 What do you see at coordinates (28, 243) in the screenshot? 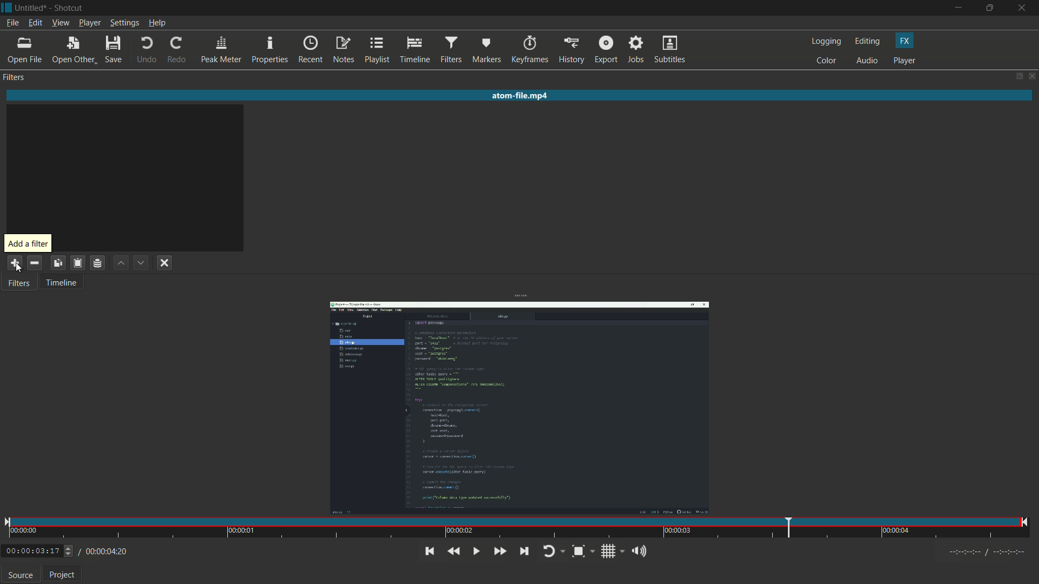
I see `add aa filter pop up` at bounding box center [28, 243].